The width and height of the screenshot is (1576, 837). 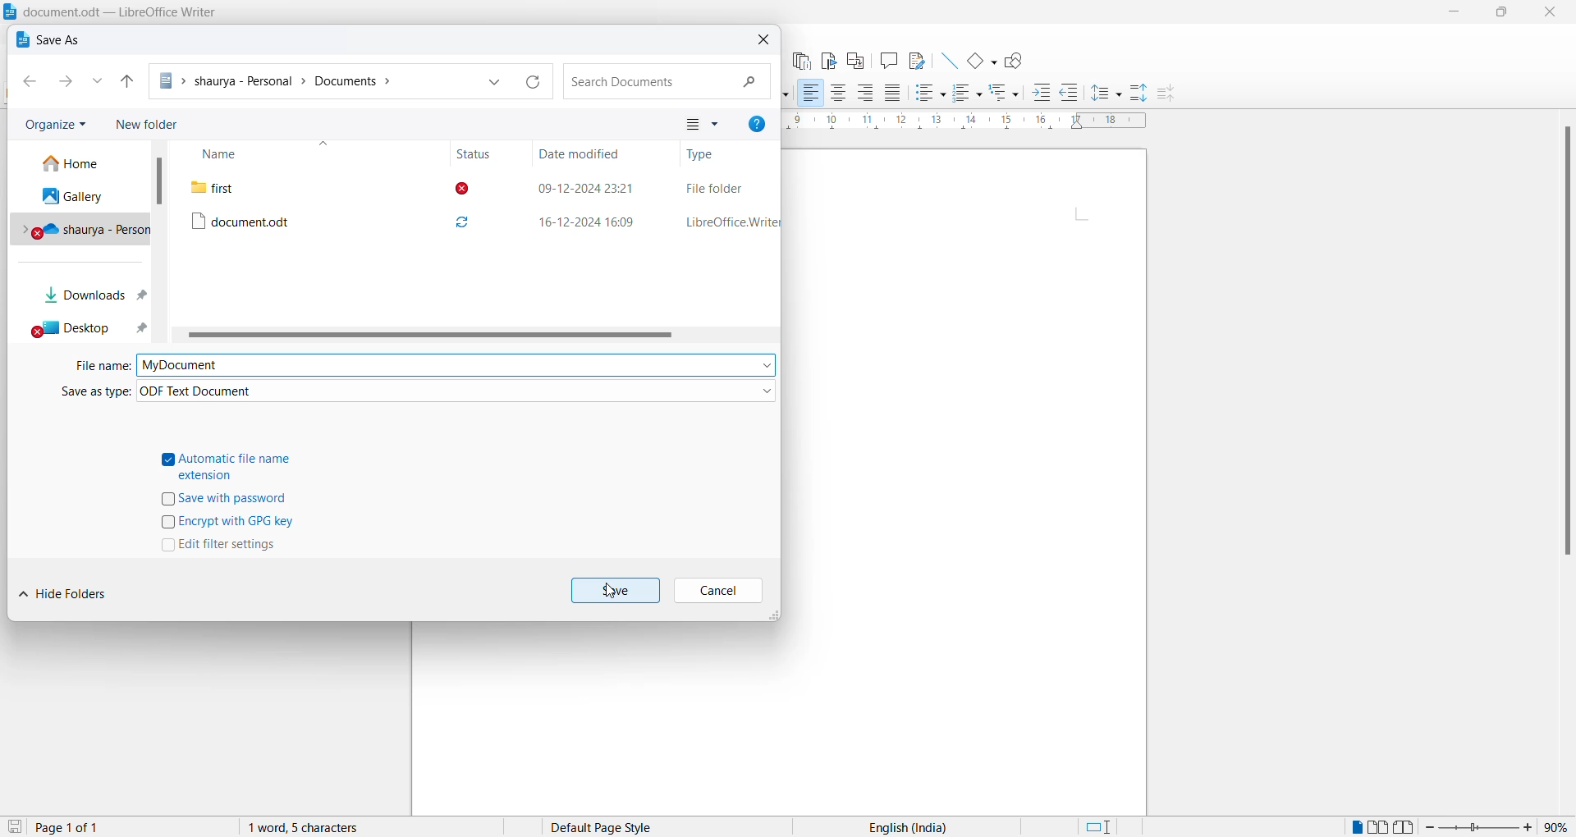 I want to click on Show track changes function, so click(x=918, y=61).